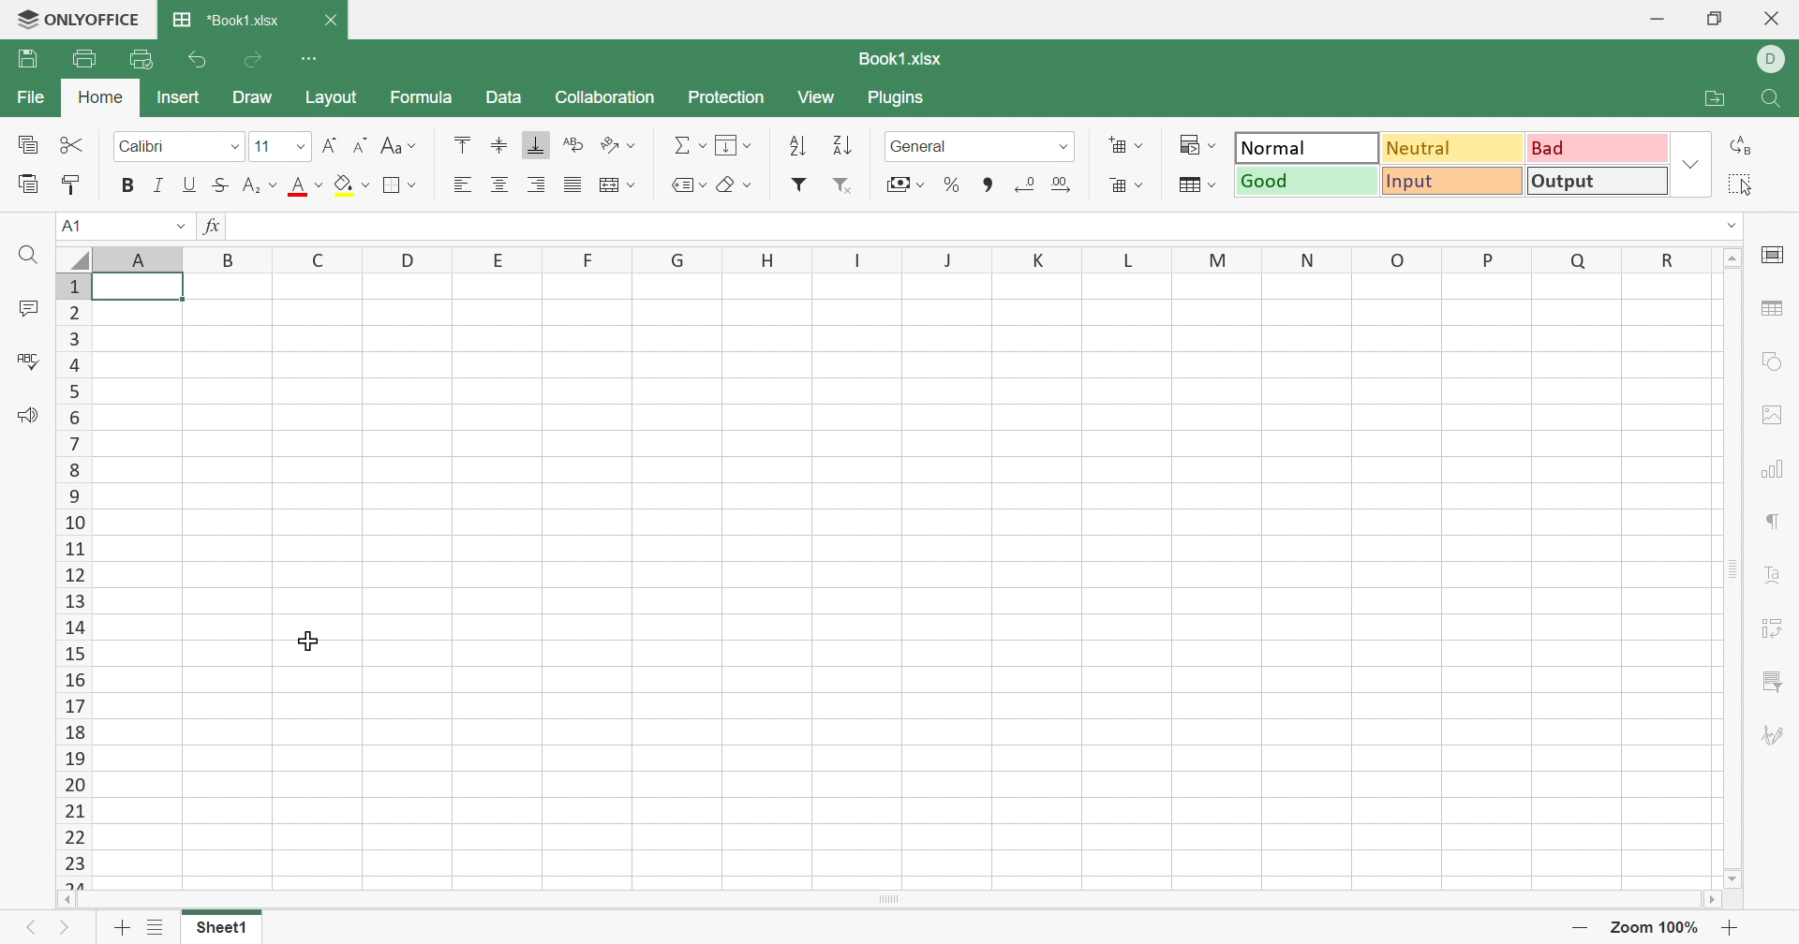 This screenshot has width=1799, height=944. Describe the element at coordinates (26, 96) in the screenshot. I see `File` at that location.